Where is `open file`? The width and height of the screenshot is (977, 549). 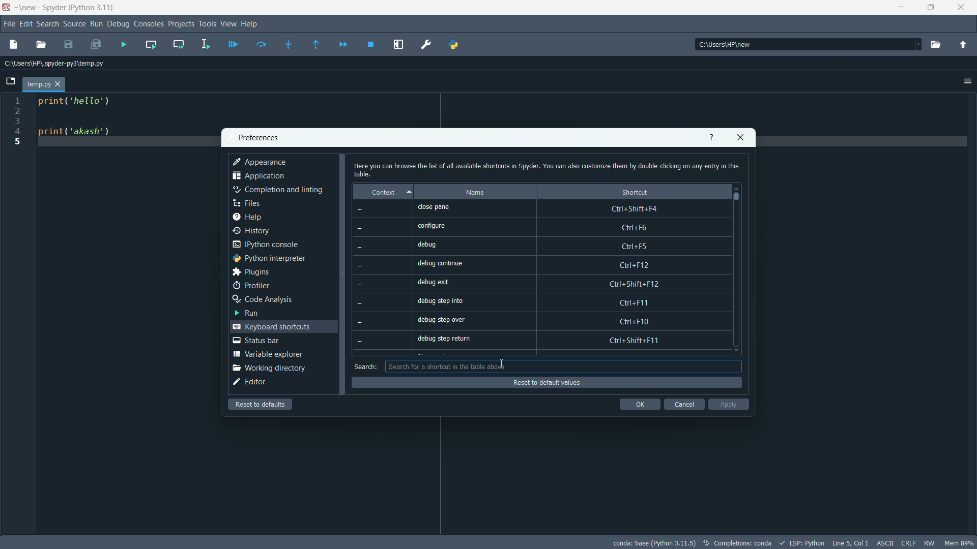 open file is located at coordinates (43, 44).